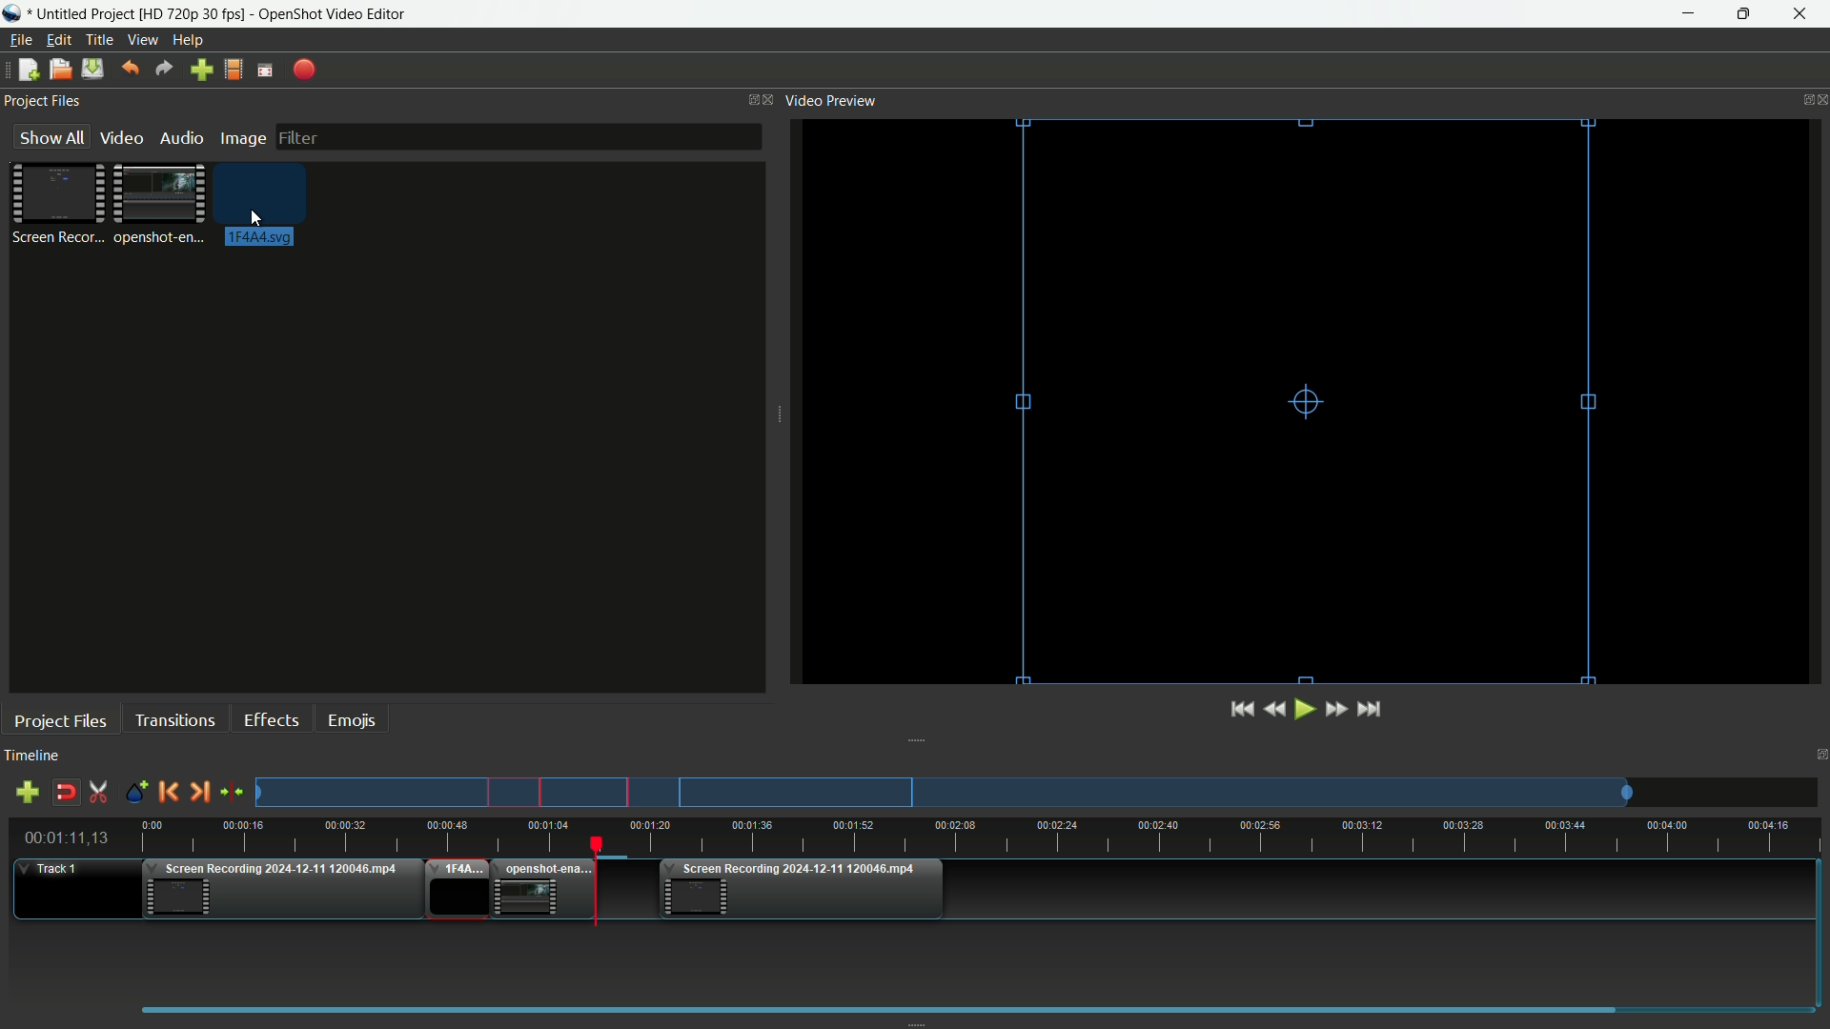 The image size is (1830, 1029). What do you see at coordinates (24, 71) in the screenshot?
I see `New file` at bounding box center [24, 71].